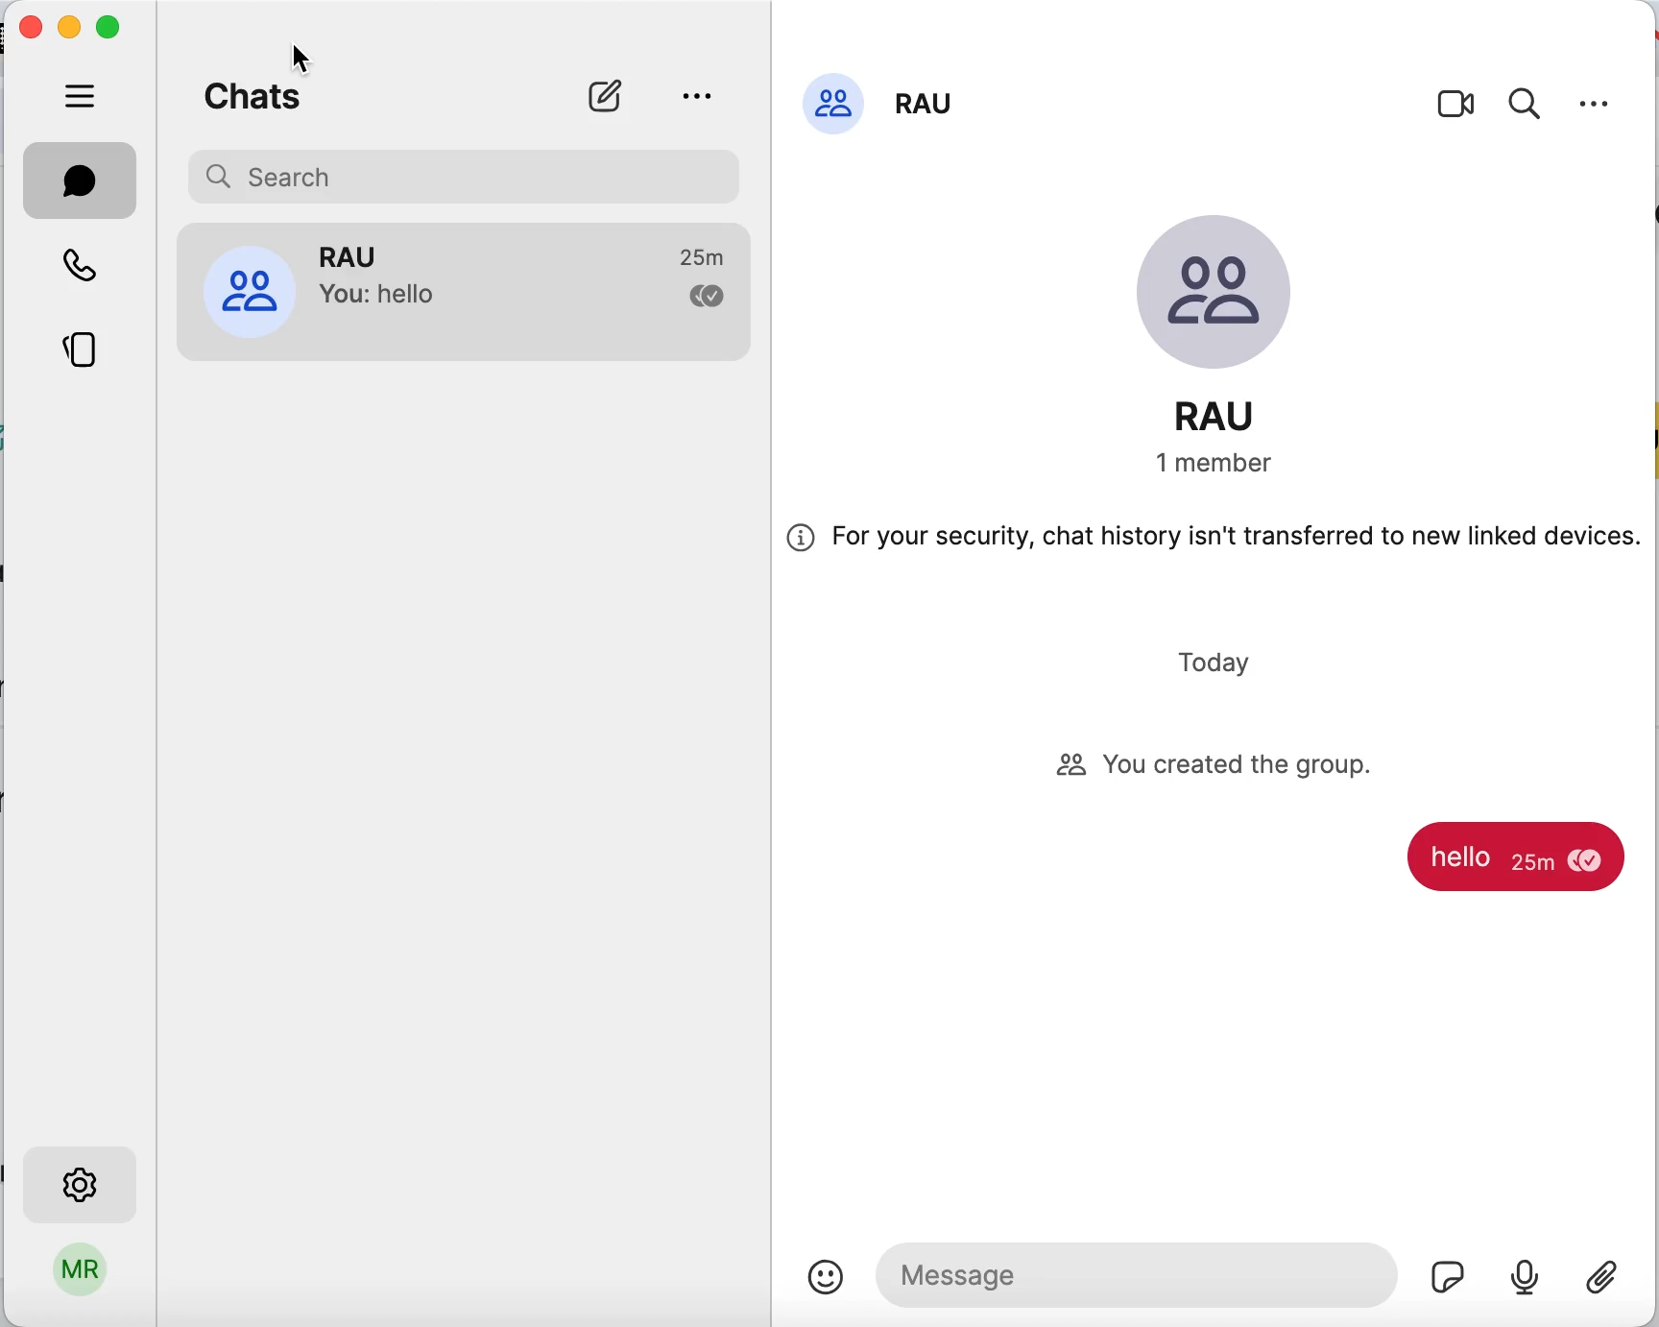 This screenshot has width=1659, height=1327. Describe the element at coordinates (31, 31) in the screenshot. I see `close` at that location.